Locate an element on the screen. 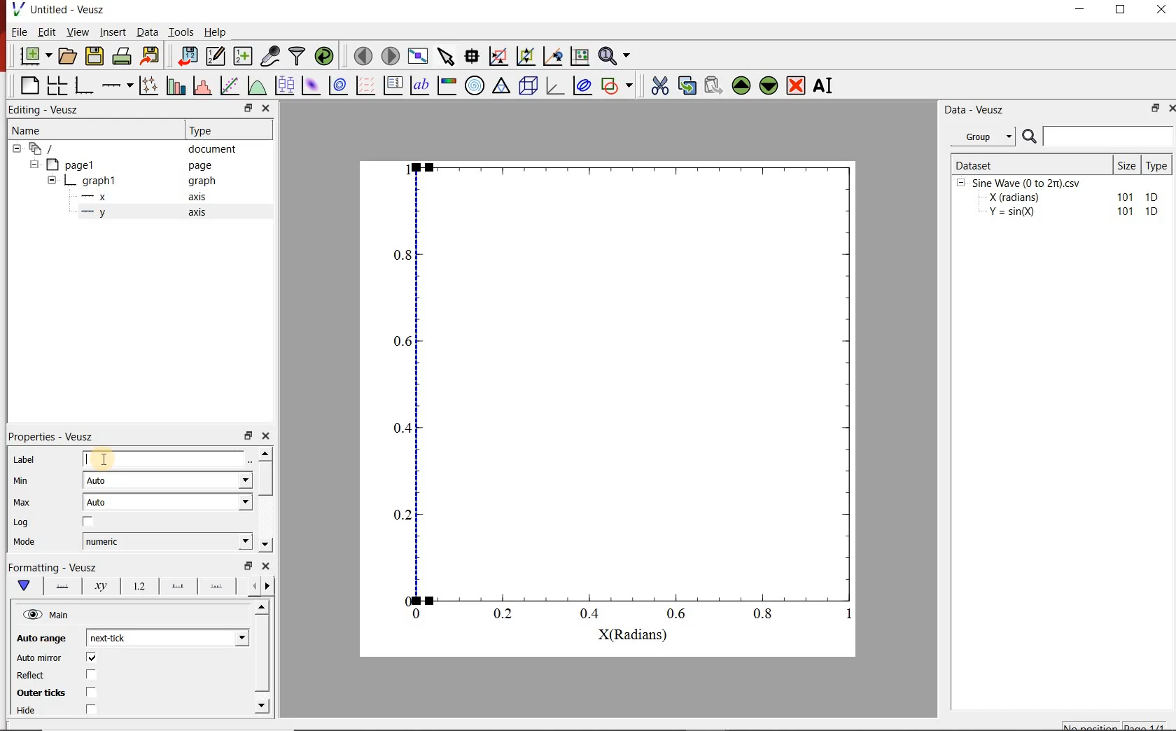 Image resolution: width=1176 pixels, height=731 pixels. Numeric is located at coordinates (167, 542).